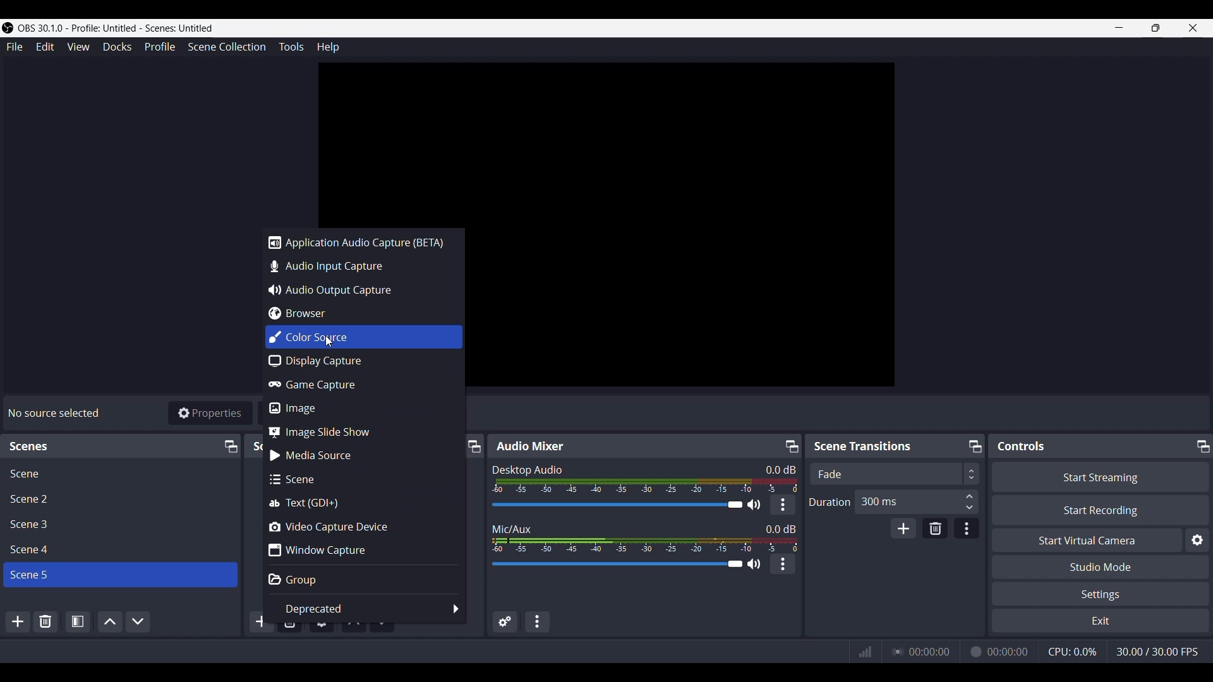 This screenshot has height=682, width=1213. Describe the element at coordinates (362, 290) in the screenshot. I see `Audio output capture` at that location.